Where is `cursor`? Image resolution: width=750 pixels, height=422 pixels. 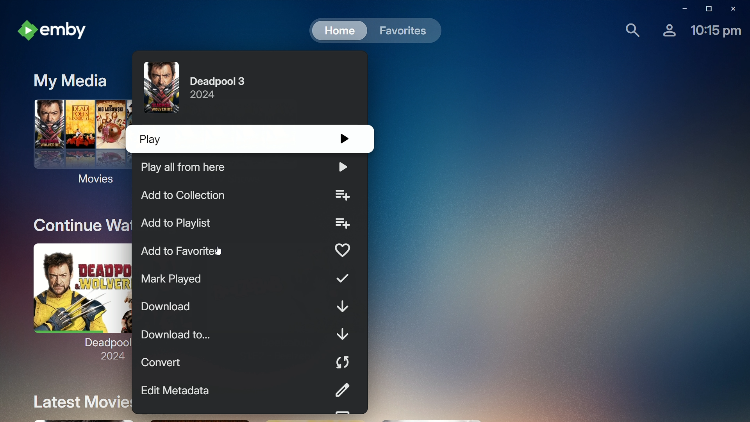
cursor is located at coordinates (220, 252).